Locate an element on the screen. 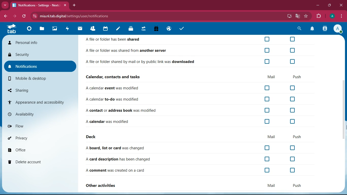 This screenshot has width=347, height=195. calendar is located at coordinates (105, 29).